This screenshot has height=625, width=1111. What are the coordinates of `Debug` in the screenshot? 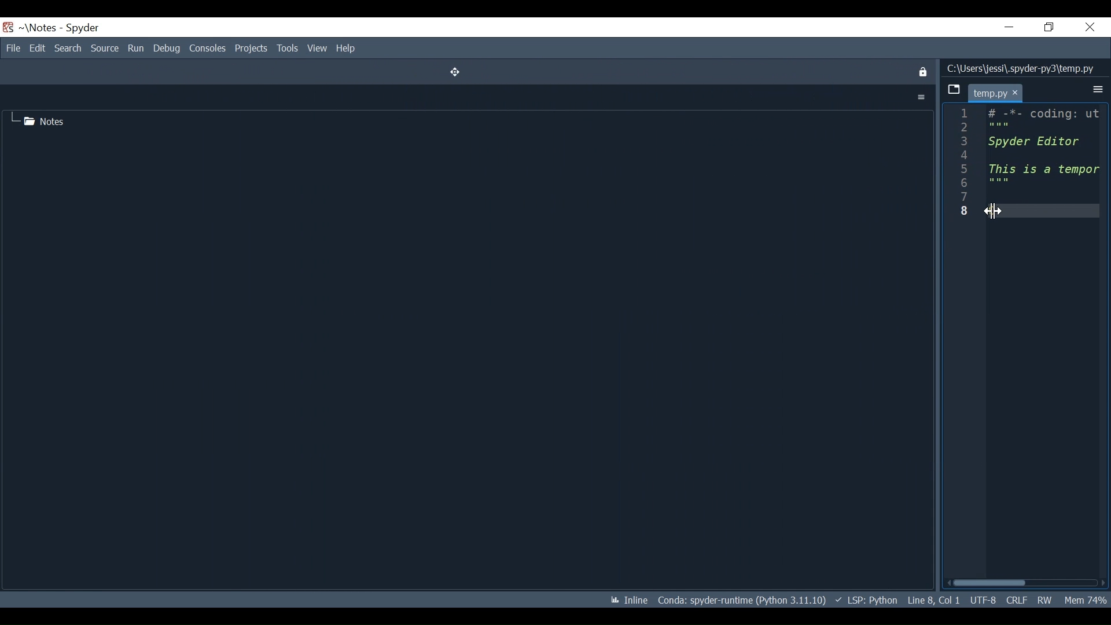 It's located at (167, 49).